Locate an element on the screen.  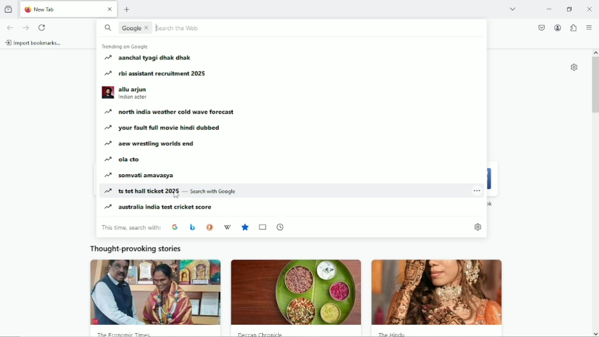
close is located at coordinates (149, 28).